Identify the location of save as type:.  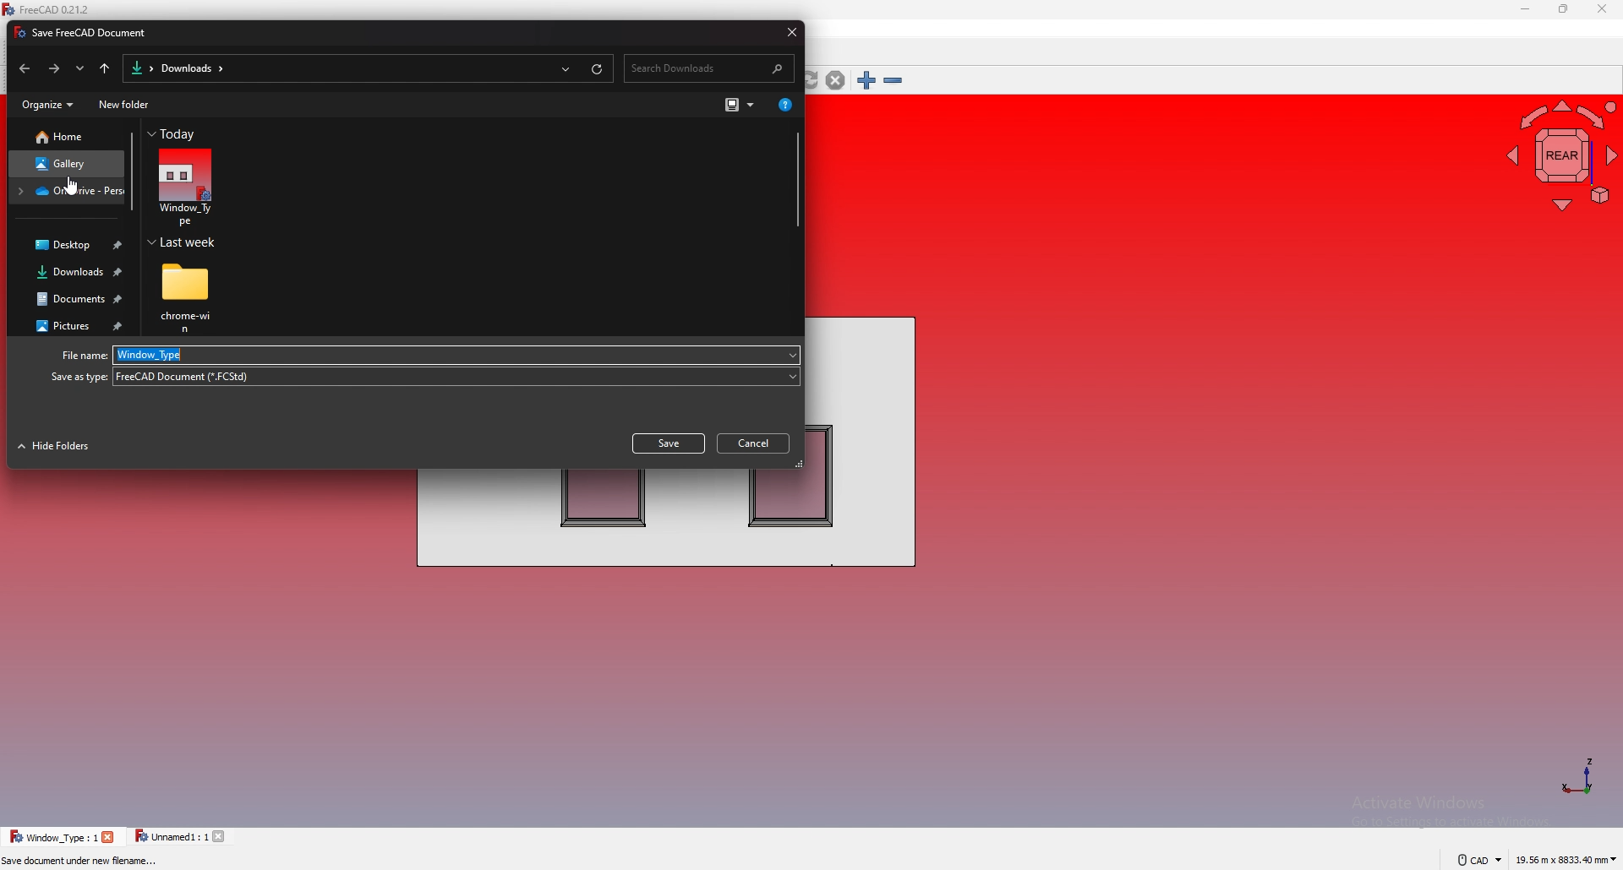
(78, 377).